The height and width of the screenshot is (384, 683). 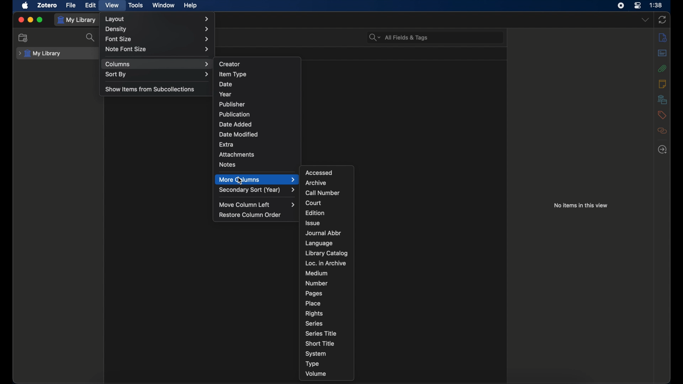 What do you see at coordinates (78, 20) in the screenshot?
I see `my library` at bounding box center [78, 20].